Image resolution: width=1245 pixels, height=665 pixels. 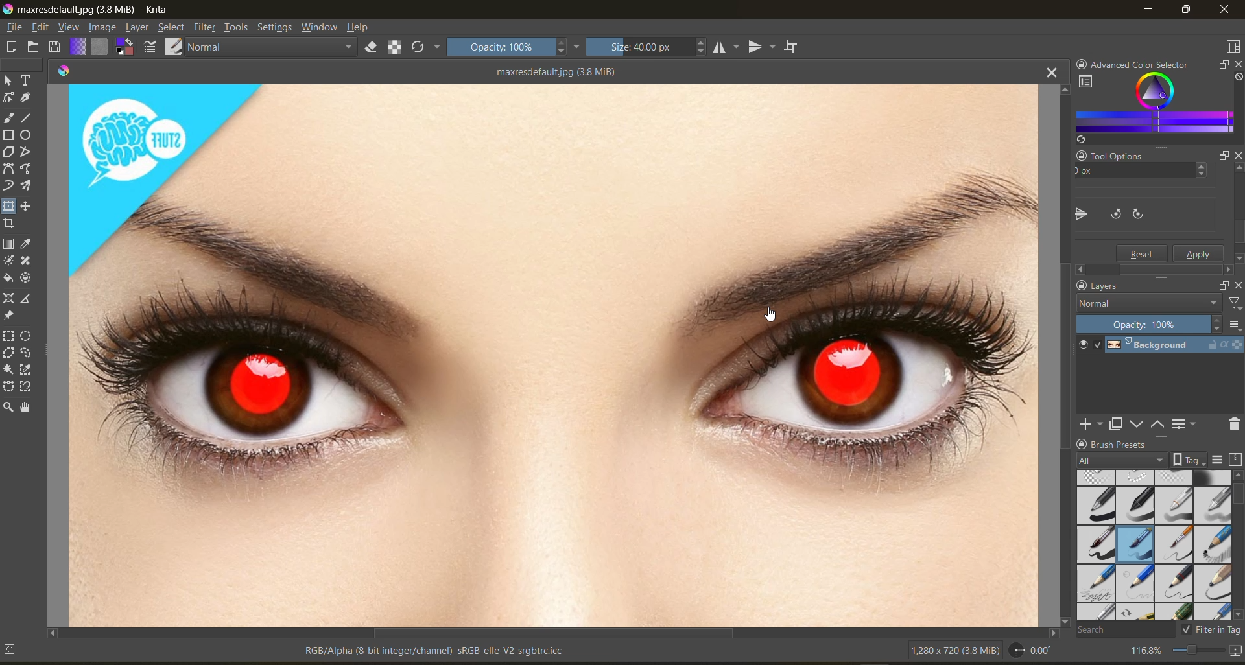 What do you see at coordinates (27, 136) in the screenshot?
I see `tool` at bounding box center [27, 136].